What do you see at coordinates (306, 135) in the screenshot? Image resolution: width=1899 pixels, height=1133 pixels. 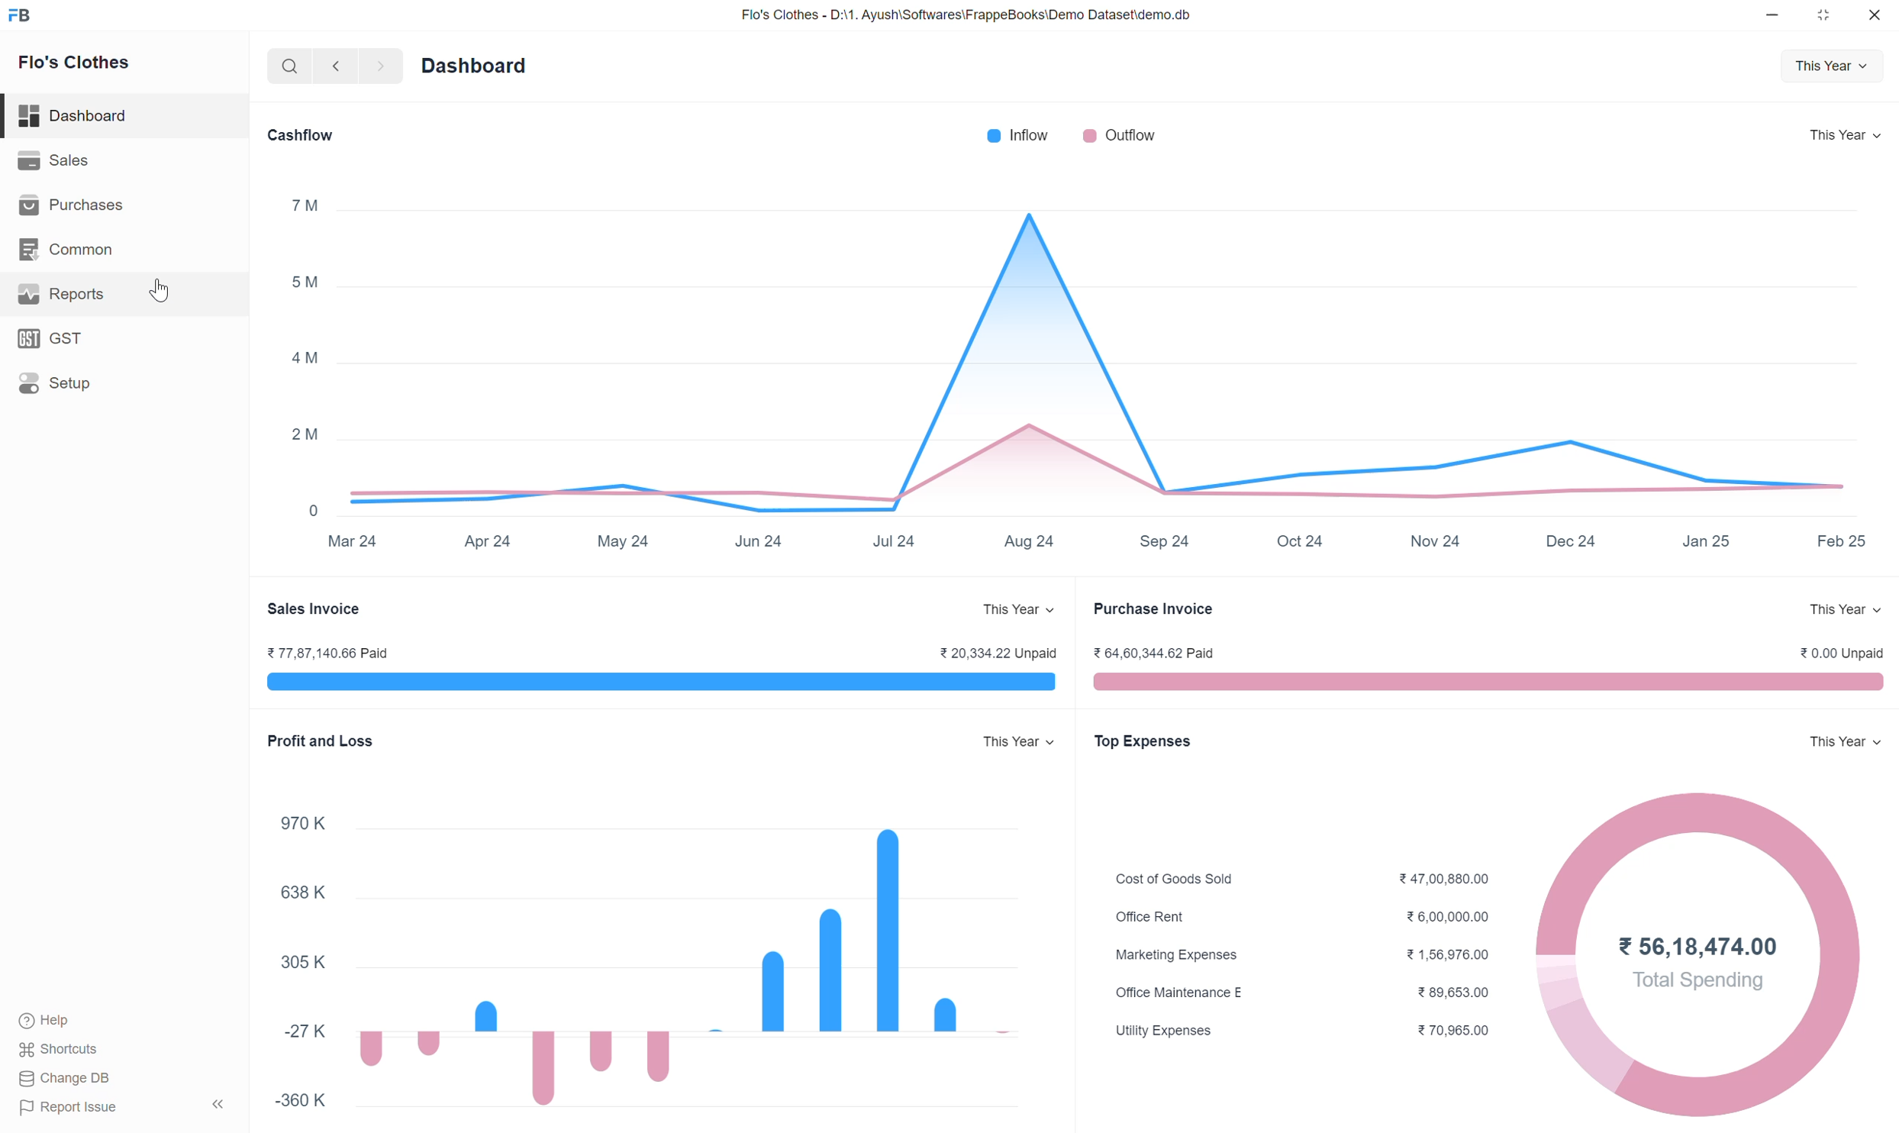 I see `cashflow` at bounding box center [306, 135].